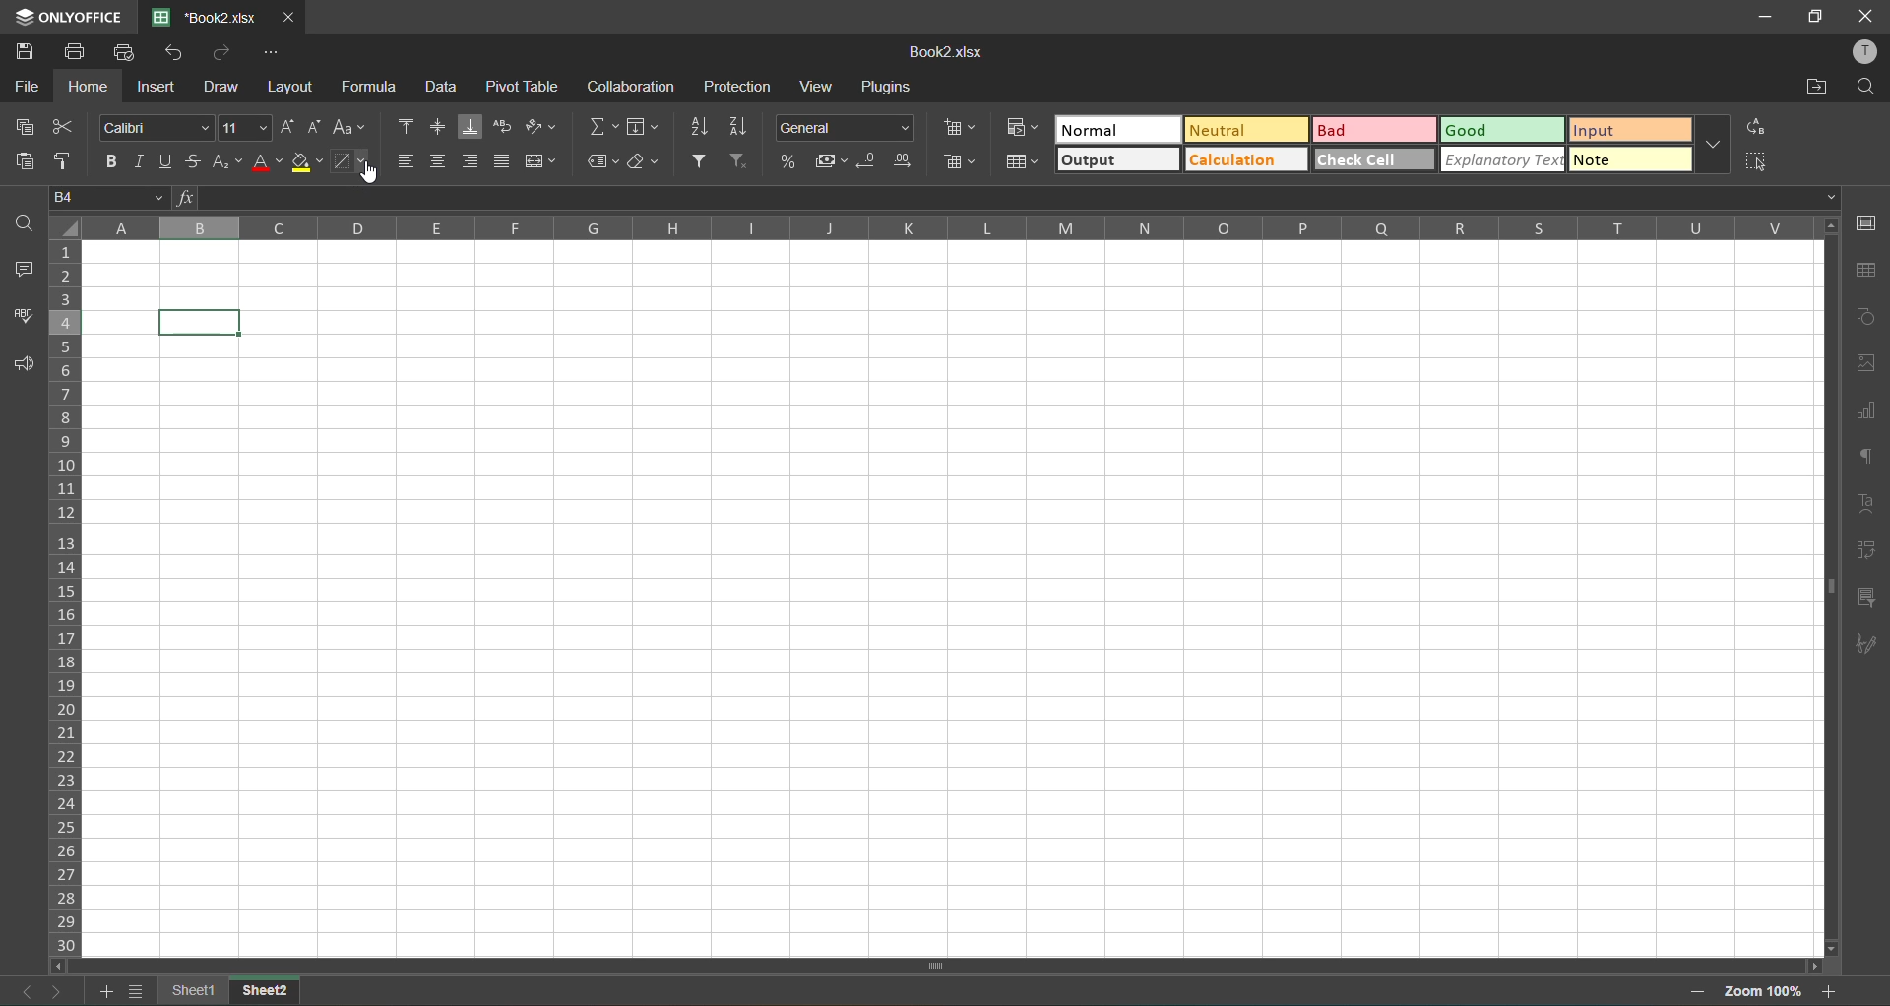 Image resolution: width=1890 pixels, height=1006 pixels. I want to click on strikethrough, so click(195, 161).